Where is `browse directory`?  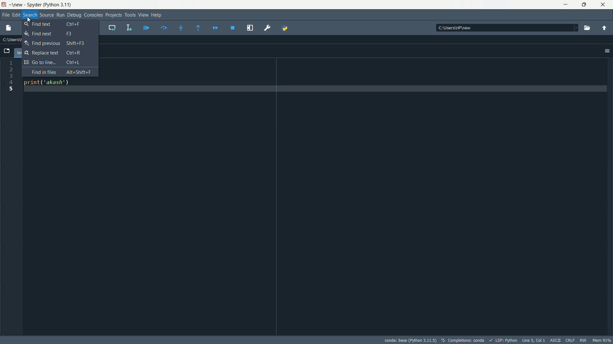 browse directory is located at coordinates (587, 27).